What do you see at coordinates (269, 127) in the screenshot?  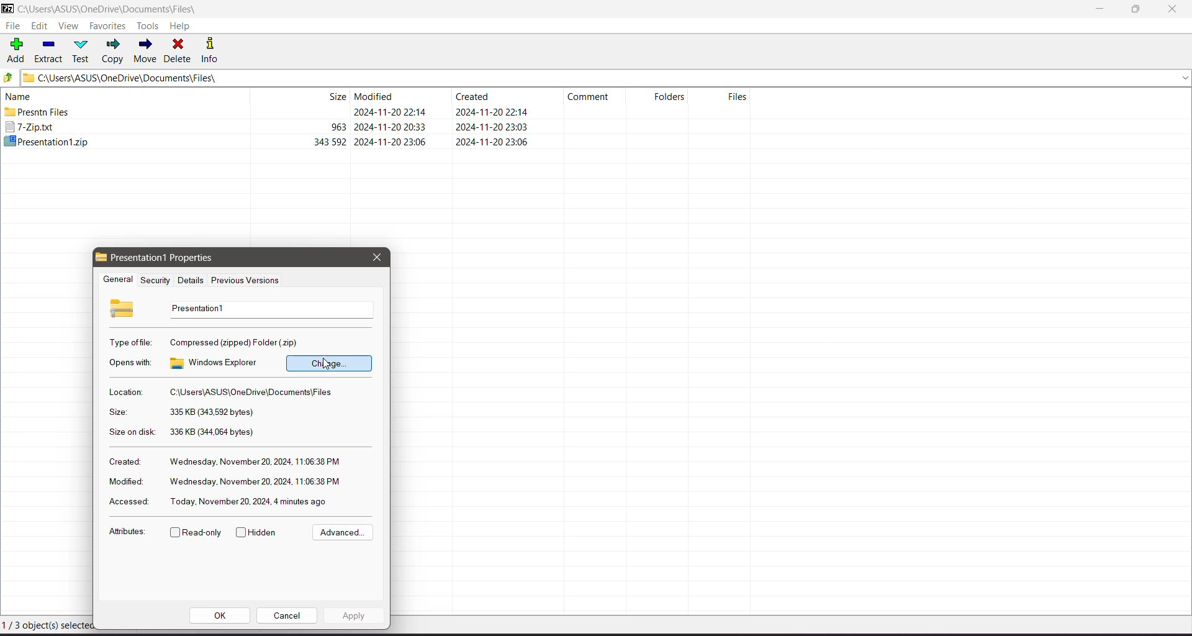 I see `7-Zip` at bounding box center [269, 127].